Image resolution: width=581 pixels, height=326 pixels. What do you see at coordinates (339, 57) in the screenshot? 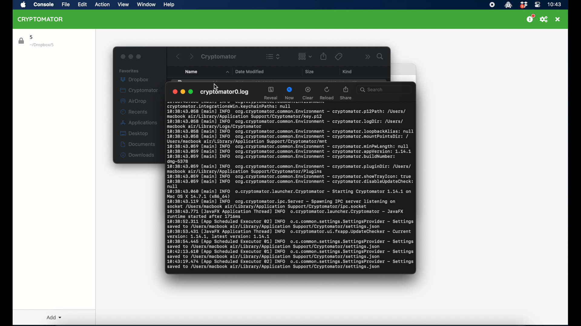
I see `tags` at bounding box center [339, 57].